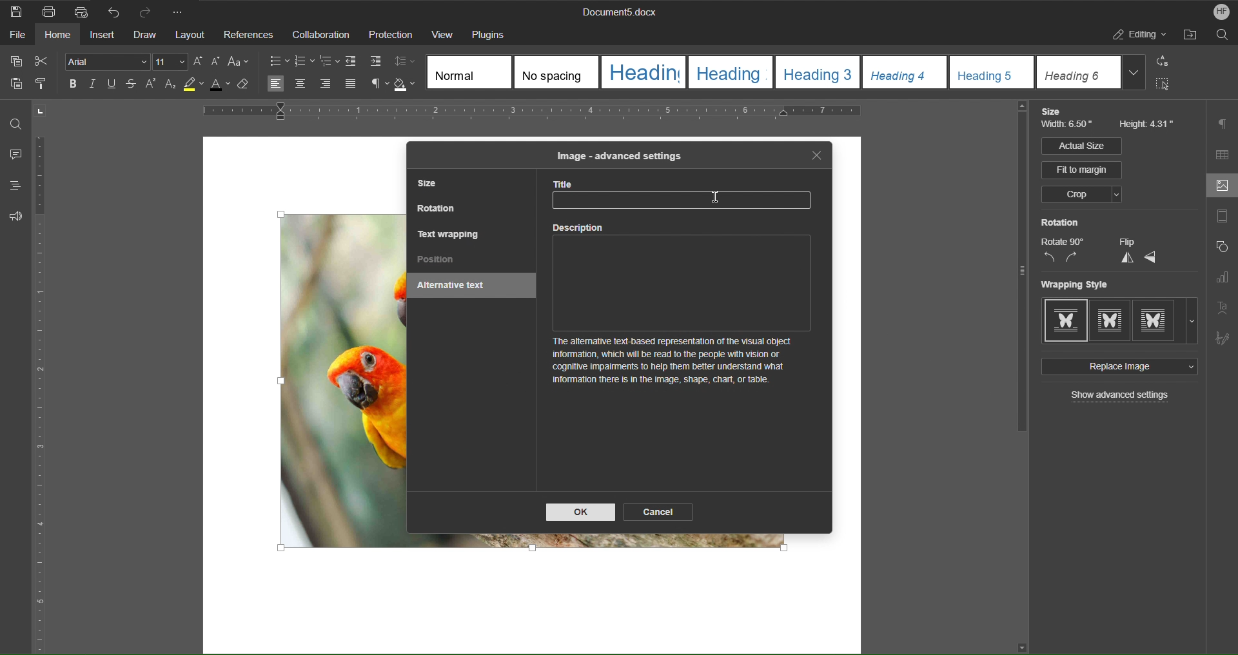 The image size is (1238, 655). I want to click on View, so click(442, 34).